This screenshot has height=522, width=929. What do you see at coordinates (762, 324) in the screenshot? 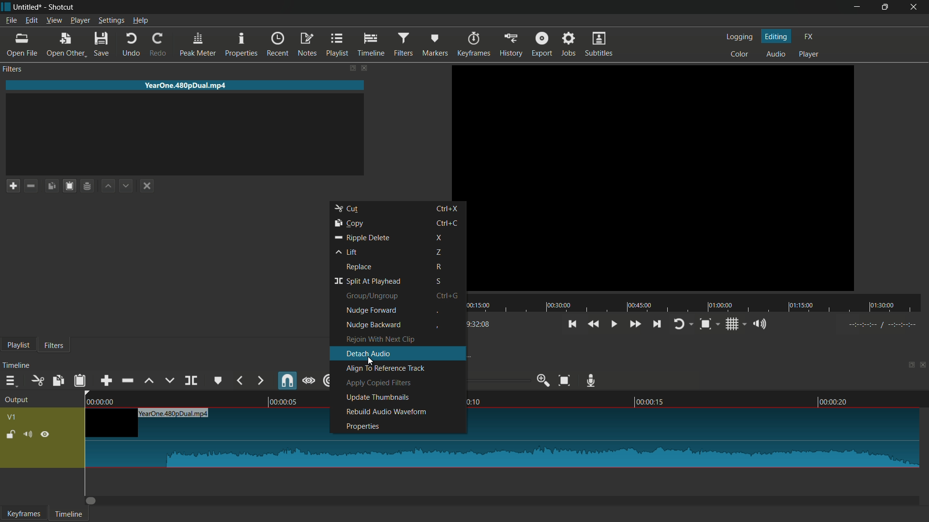
I see `show volume control` at bounding box center [762, 324].